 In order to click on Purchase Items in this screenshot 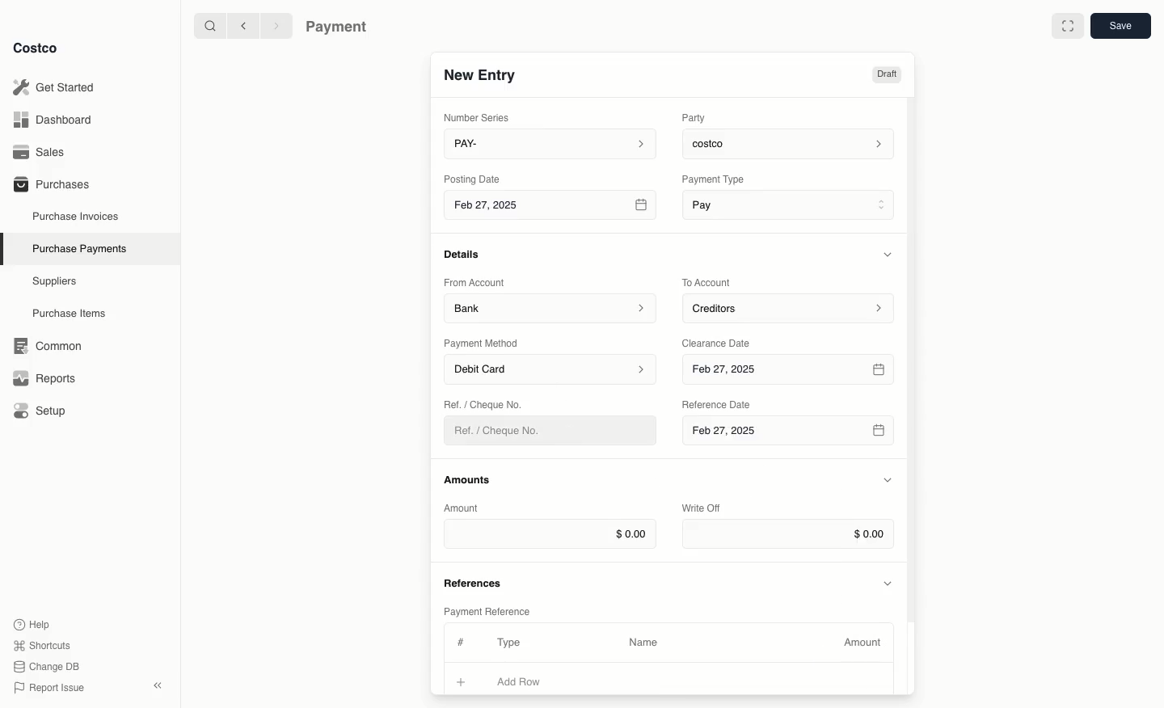, I will do `click(71, 314)`.